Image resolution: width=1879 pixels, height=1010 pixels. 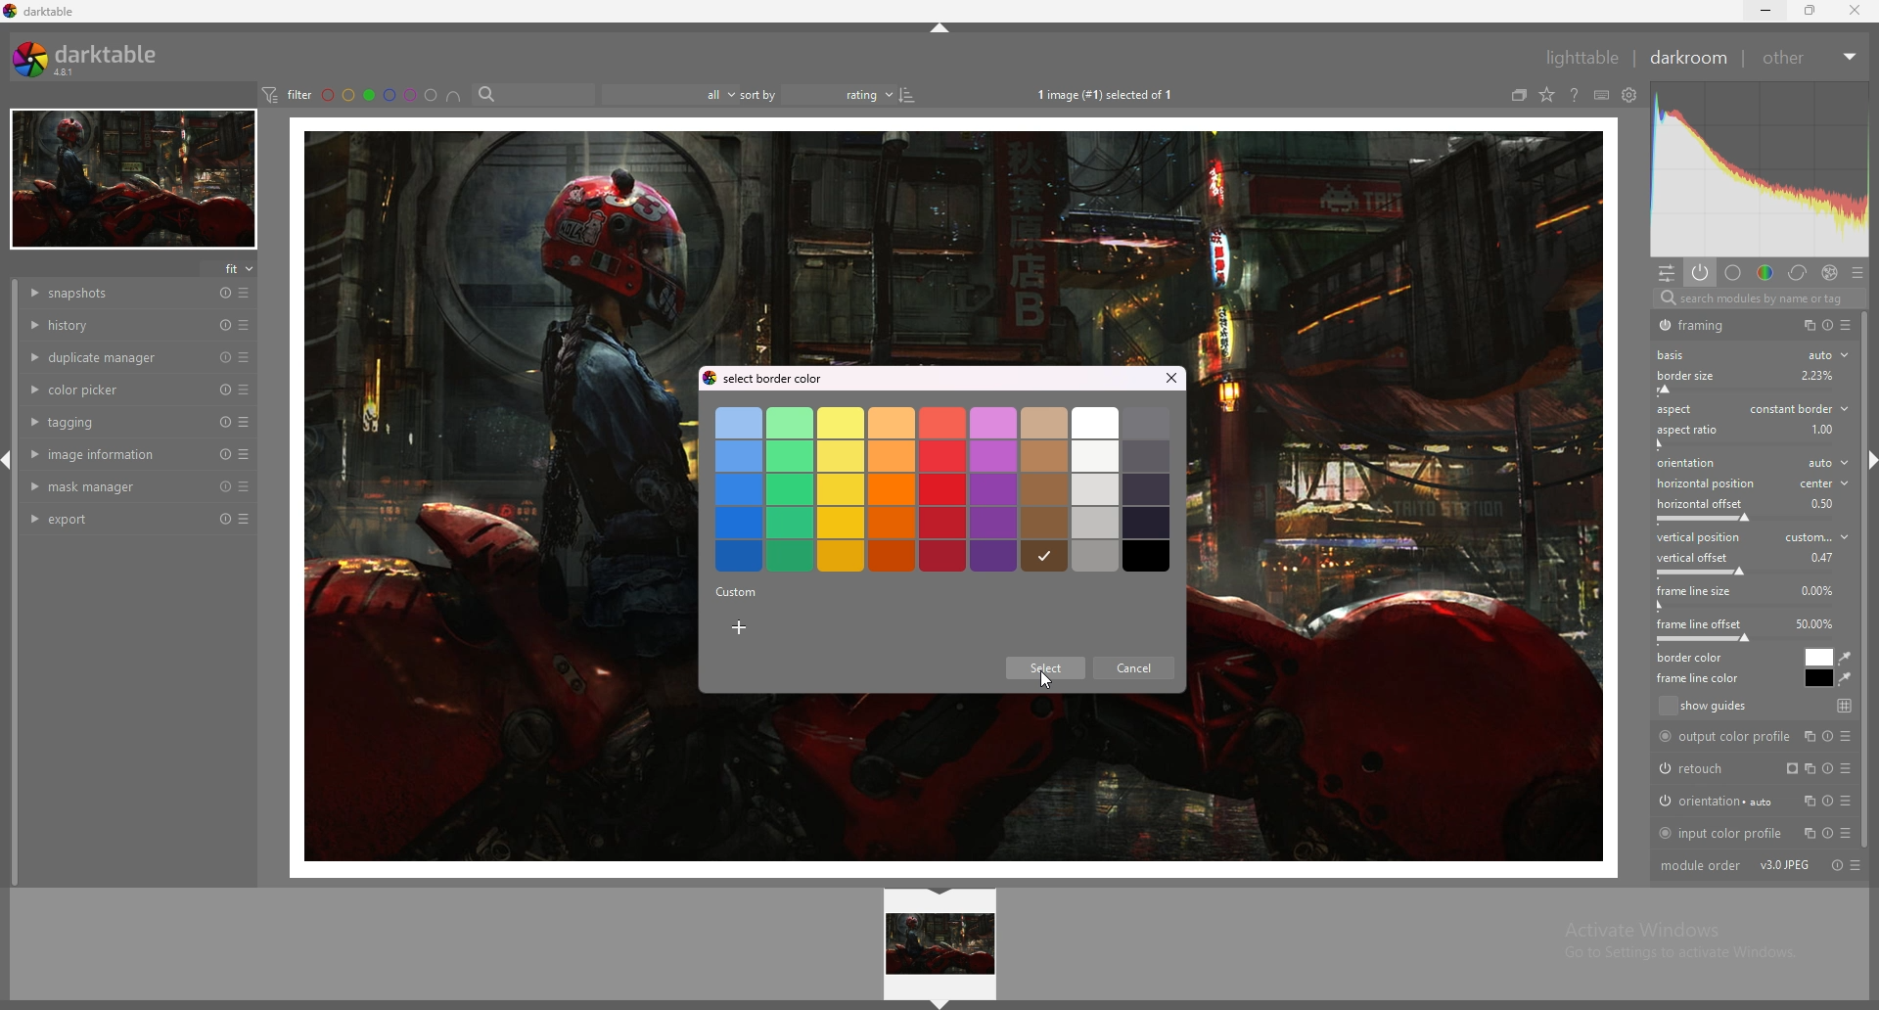 What do you see at coordinates (1754, 707) in the screenshot?
I see `show guides` at bounding box center [1754, 707].